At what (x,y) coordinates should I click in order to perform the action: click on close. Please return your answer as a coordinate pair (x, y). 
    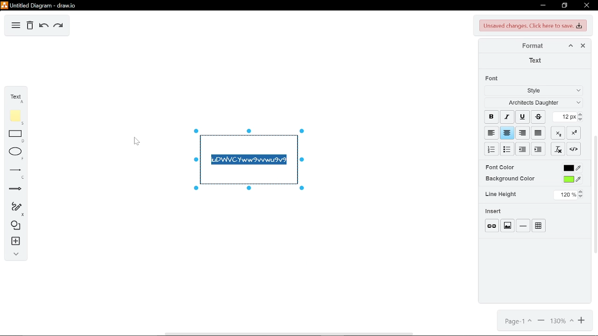
    Looking at the image, I should click on (586, 5).